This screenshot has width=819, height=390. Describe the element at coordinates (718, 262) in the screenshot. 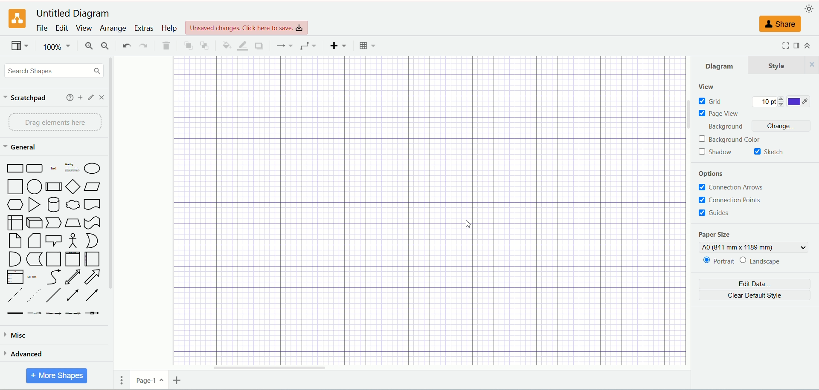

I see `portrait` at that location.